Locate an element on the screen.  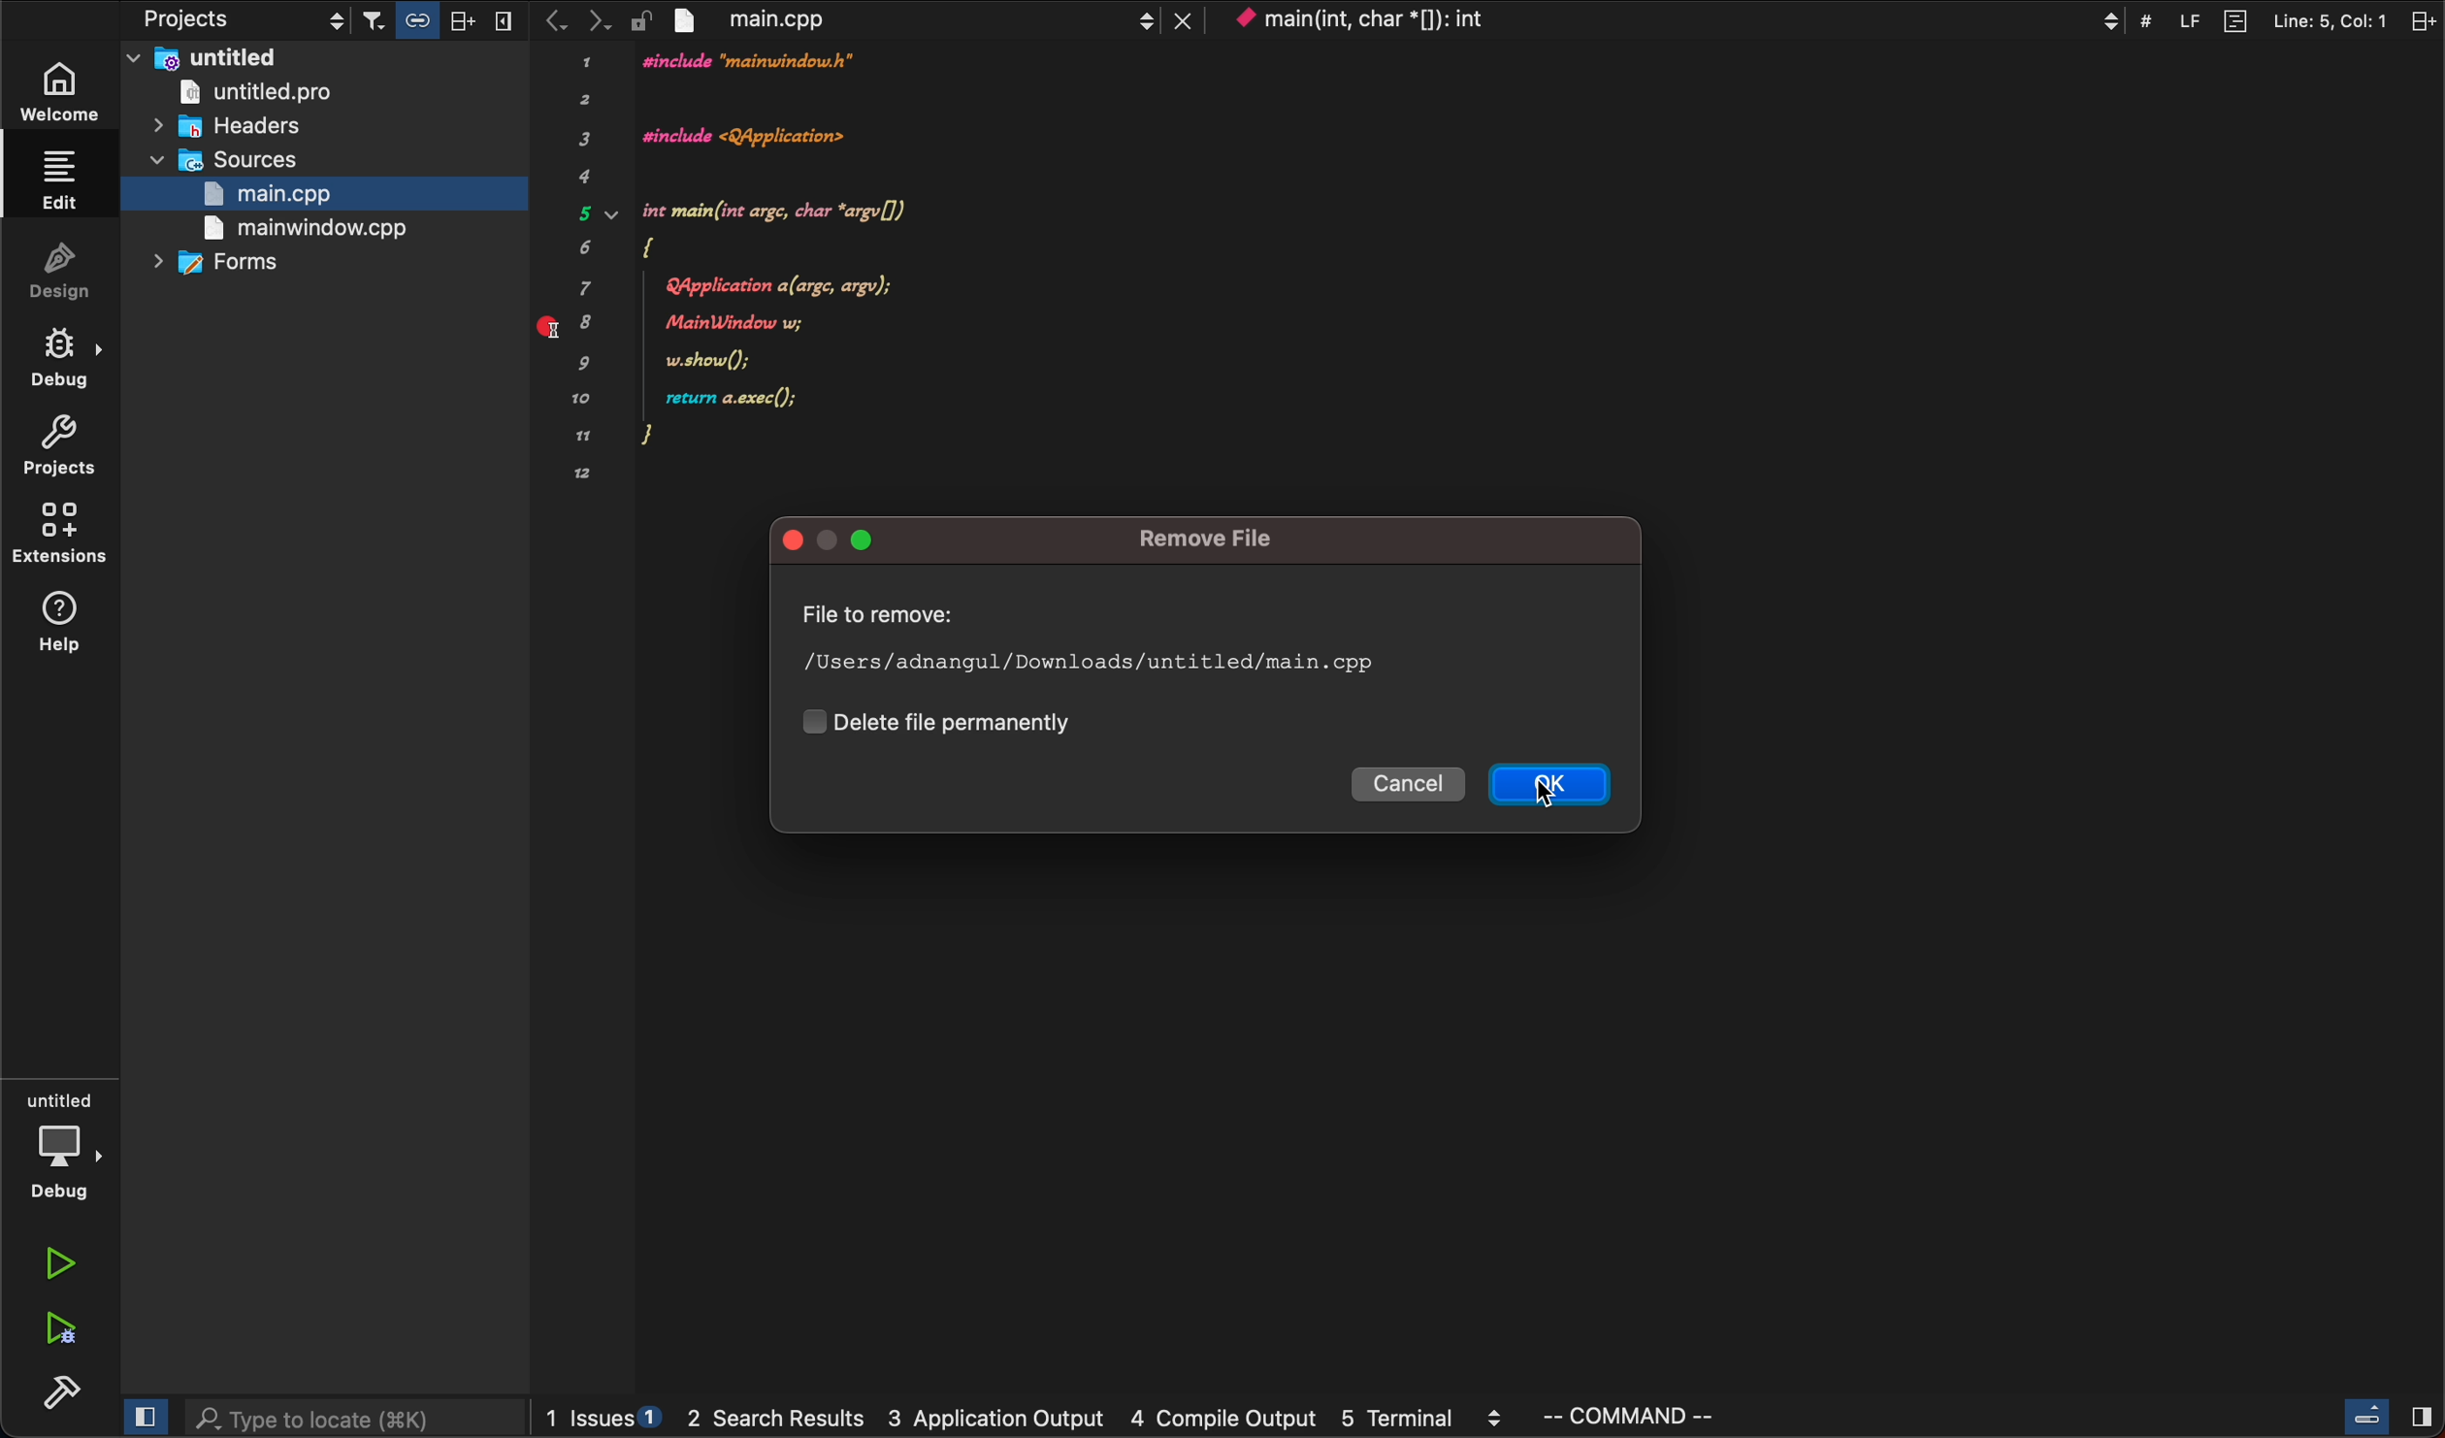
run is located at coordinates (57, 1266).